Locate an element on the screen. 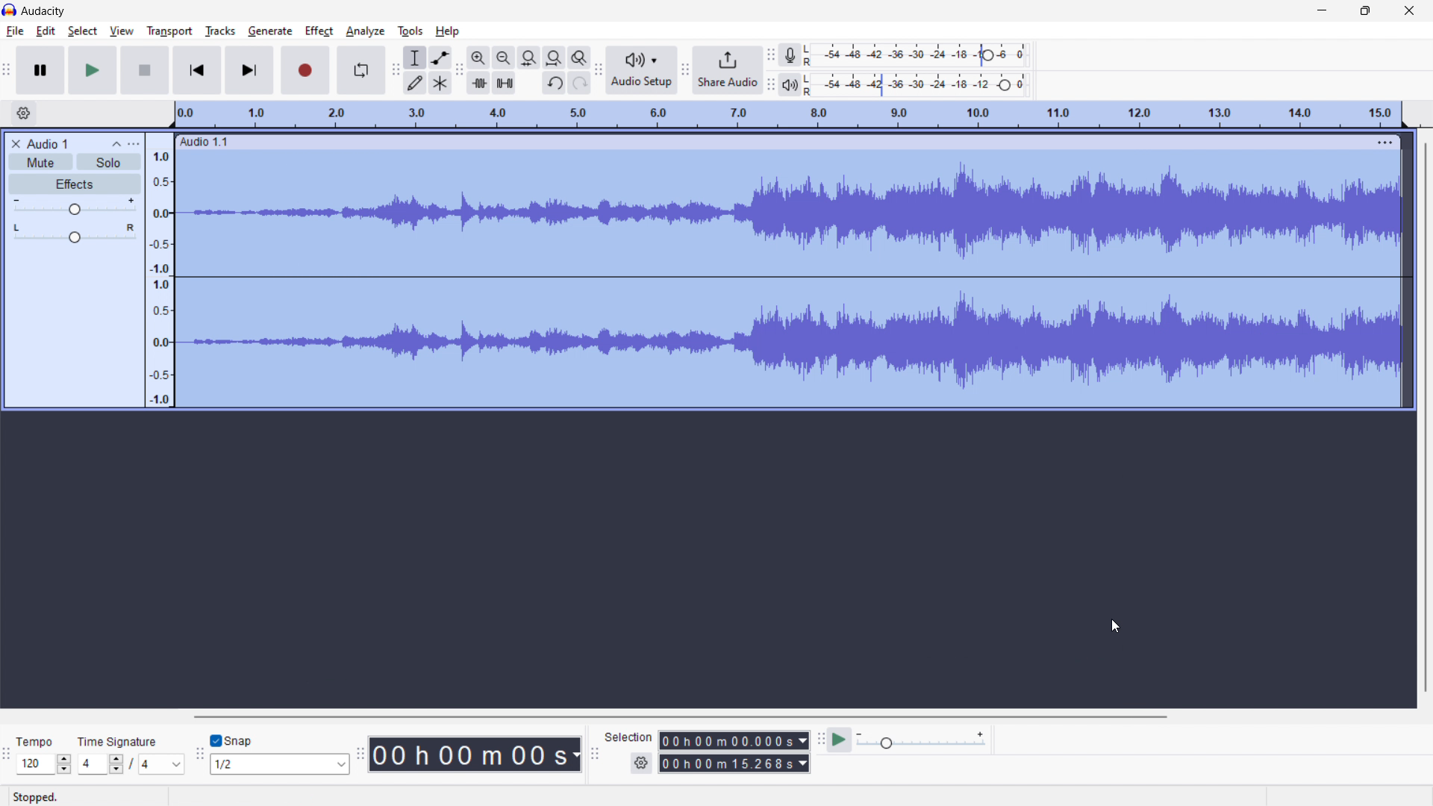 This screenshot has height=806, width=1433. collapse is located at coordinates (117, 145).